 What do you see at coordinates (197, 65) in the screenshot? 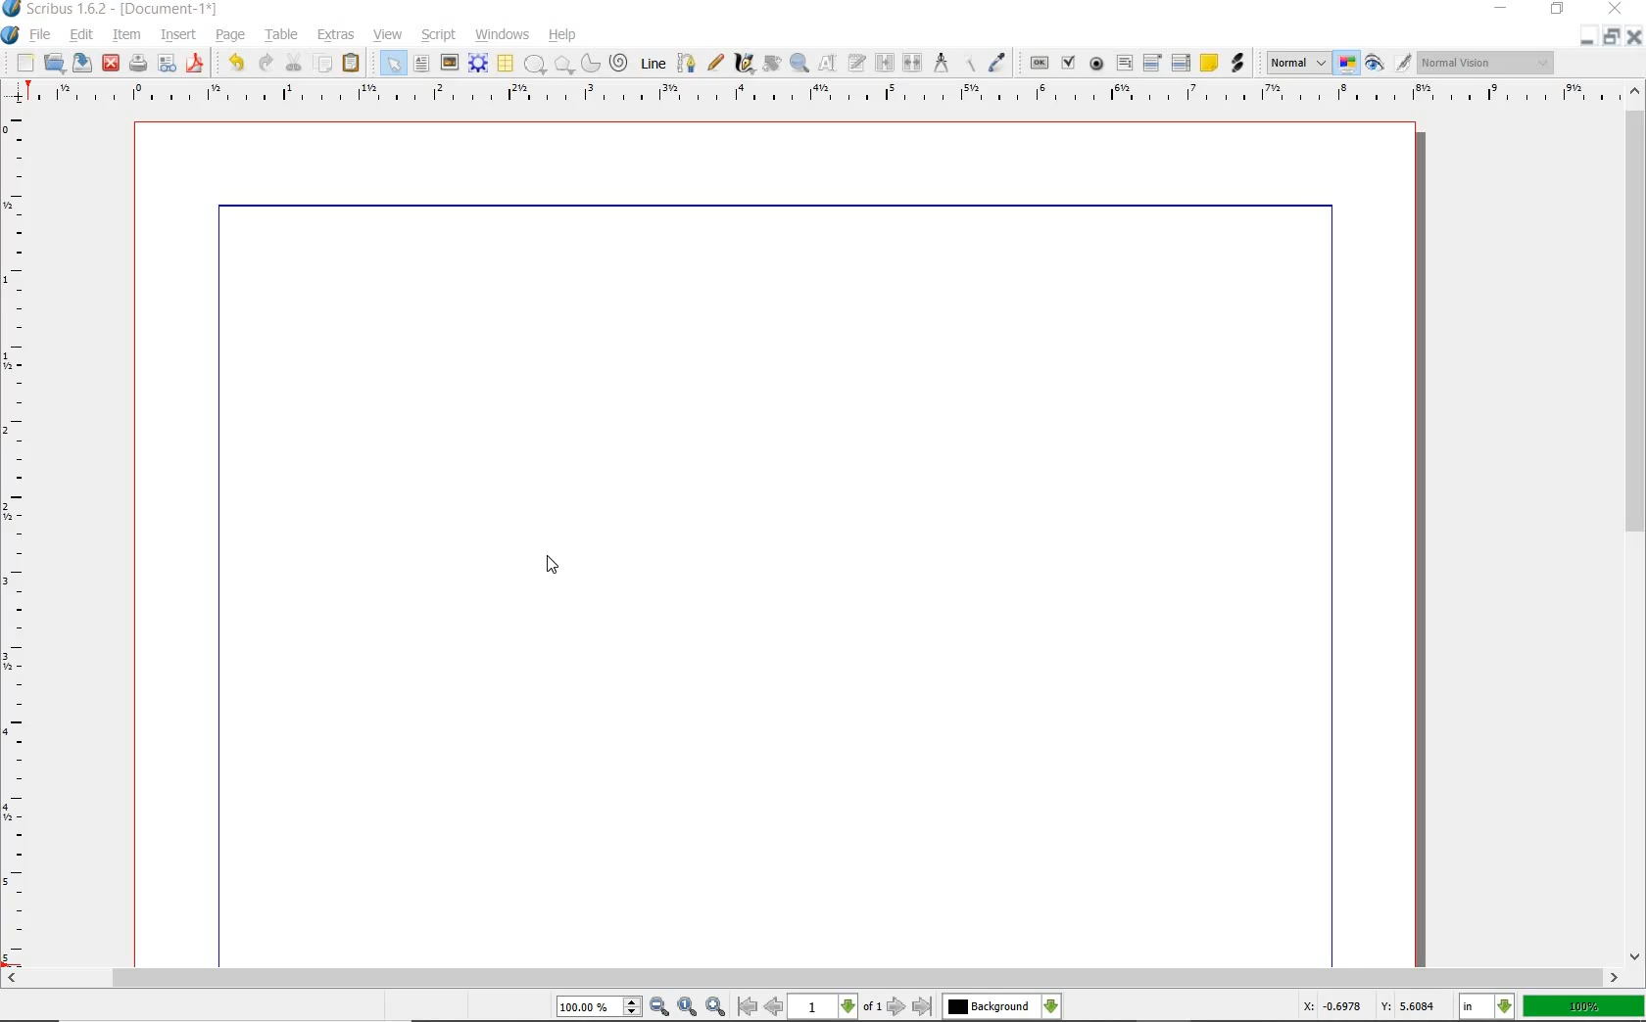
I see `SAVE AS PDF` at bounding box center [197, 65].